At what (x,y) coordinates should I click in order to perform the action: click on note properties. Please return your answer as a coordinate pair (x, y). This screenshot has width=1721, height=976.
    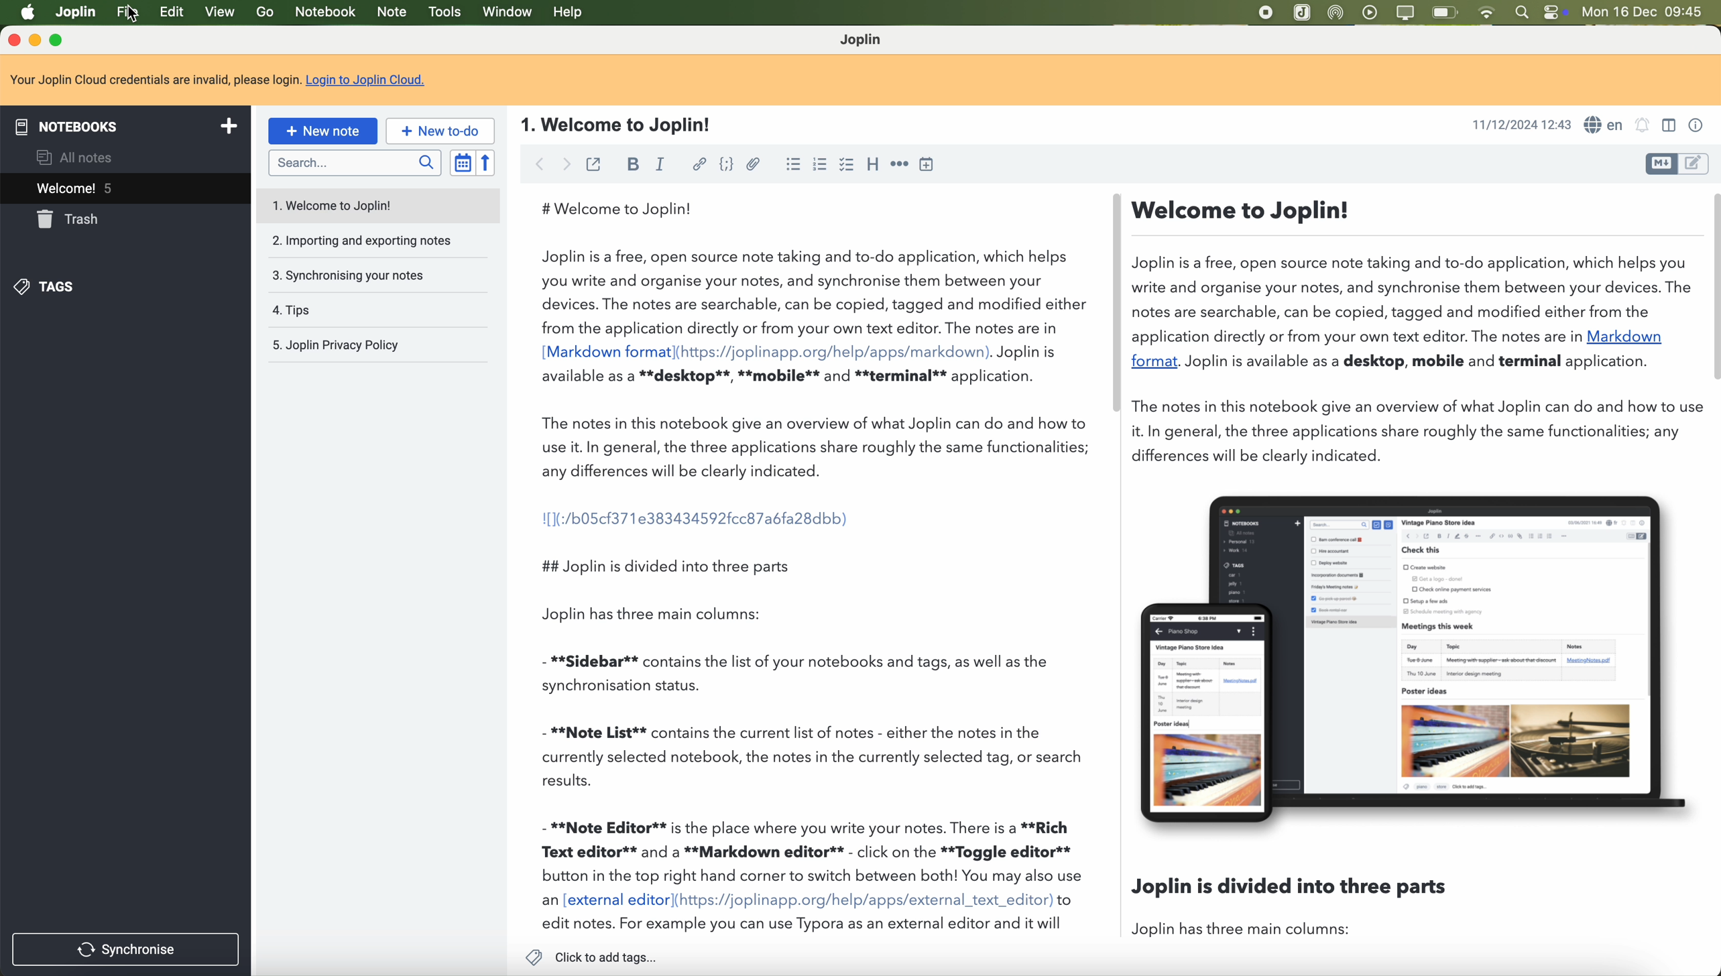
    Looking at the image, I should click on (1700, 126).